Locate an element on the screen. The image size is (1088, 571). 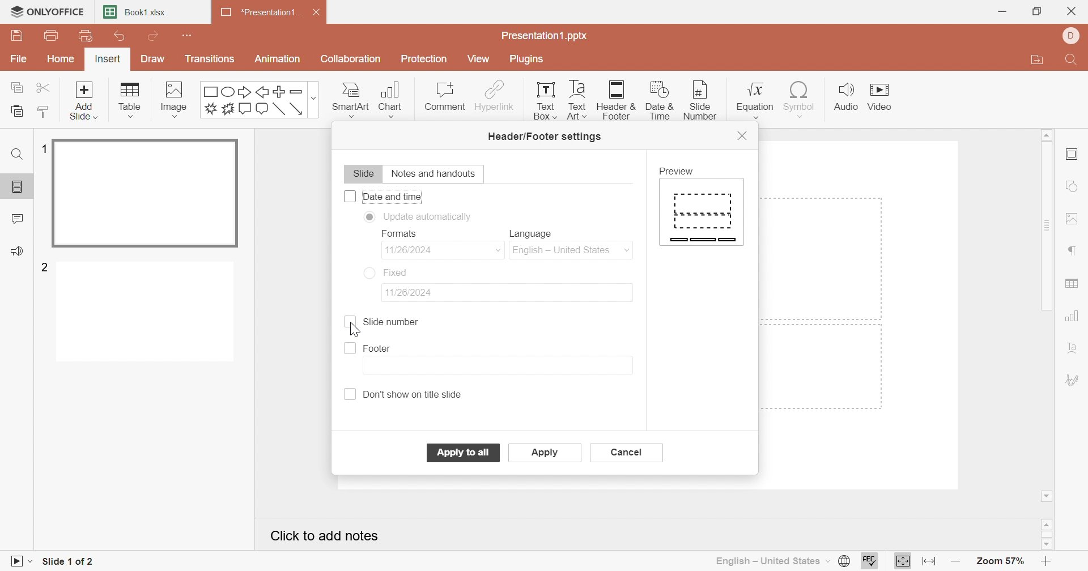
Paste is located at coordinates (16, 112).